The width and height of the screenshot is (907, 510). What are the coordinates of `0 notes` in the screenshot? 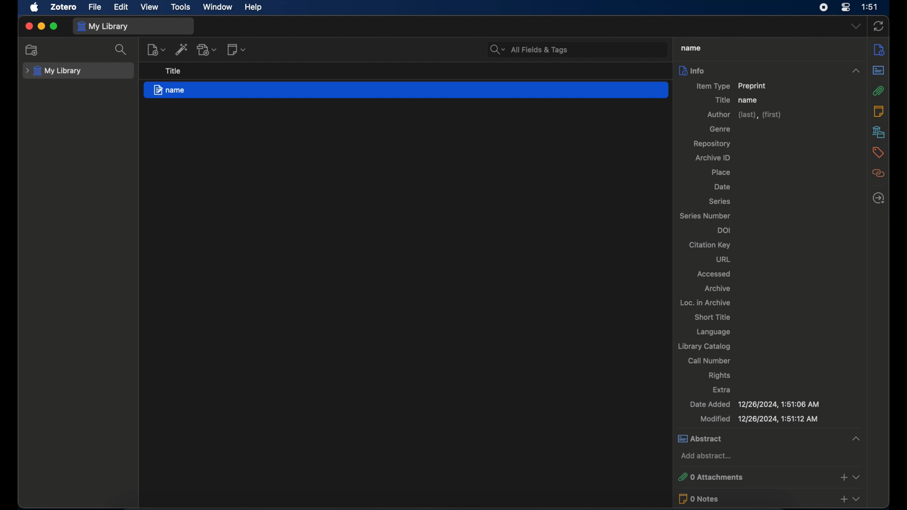 It's located at (769, 499).